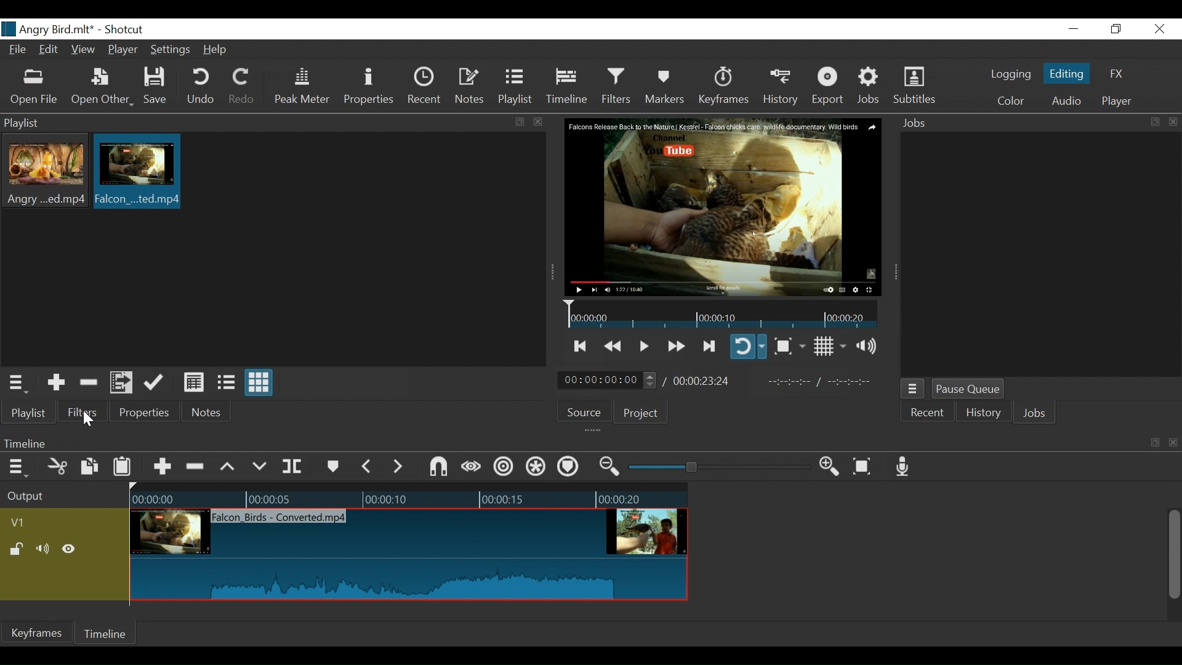  I want to click on Filters, so click(618, 86).